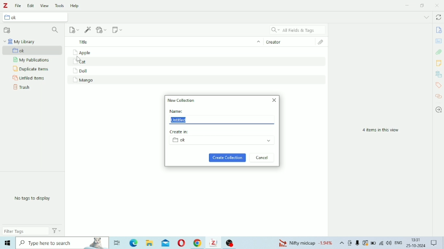 The height and width of the screenshot is (249, 444). I want to click on Name:, so click(177, 111).